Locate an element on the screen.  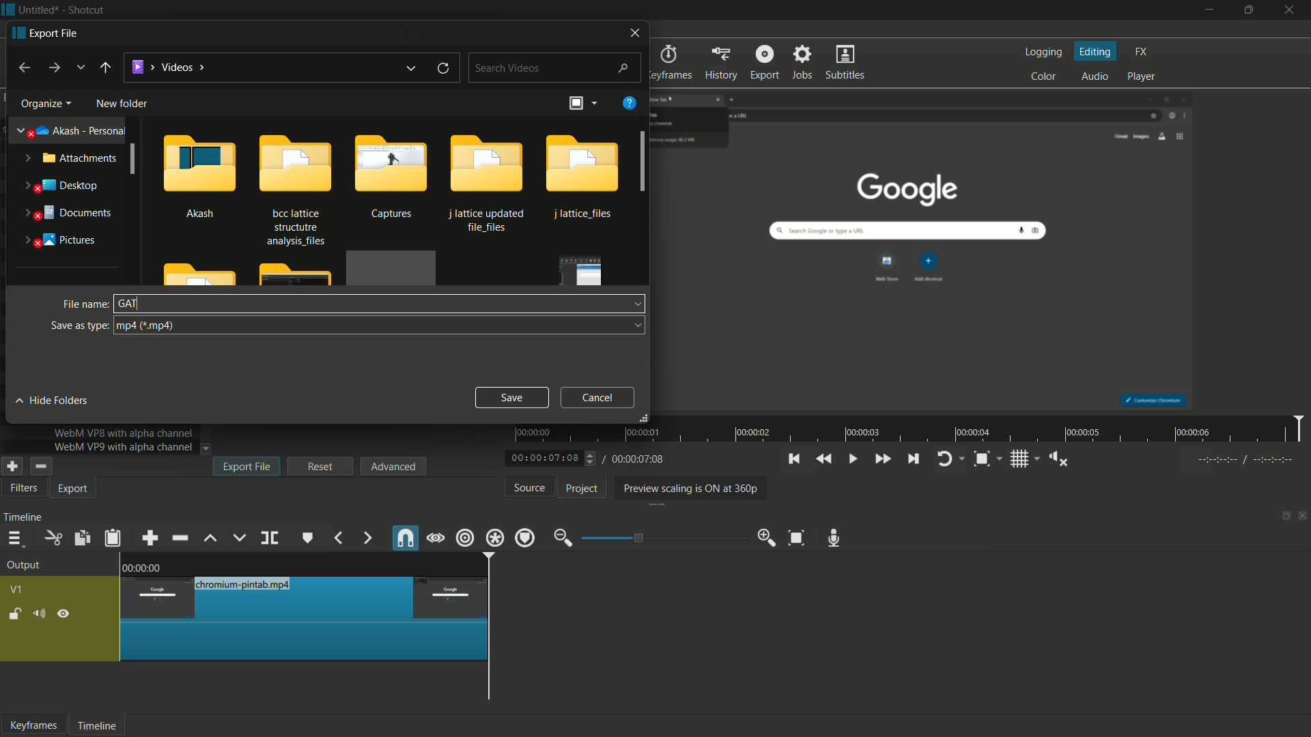
lift is located at coordinates (212, 539).